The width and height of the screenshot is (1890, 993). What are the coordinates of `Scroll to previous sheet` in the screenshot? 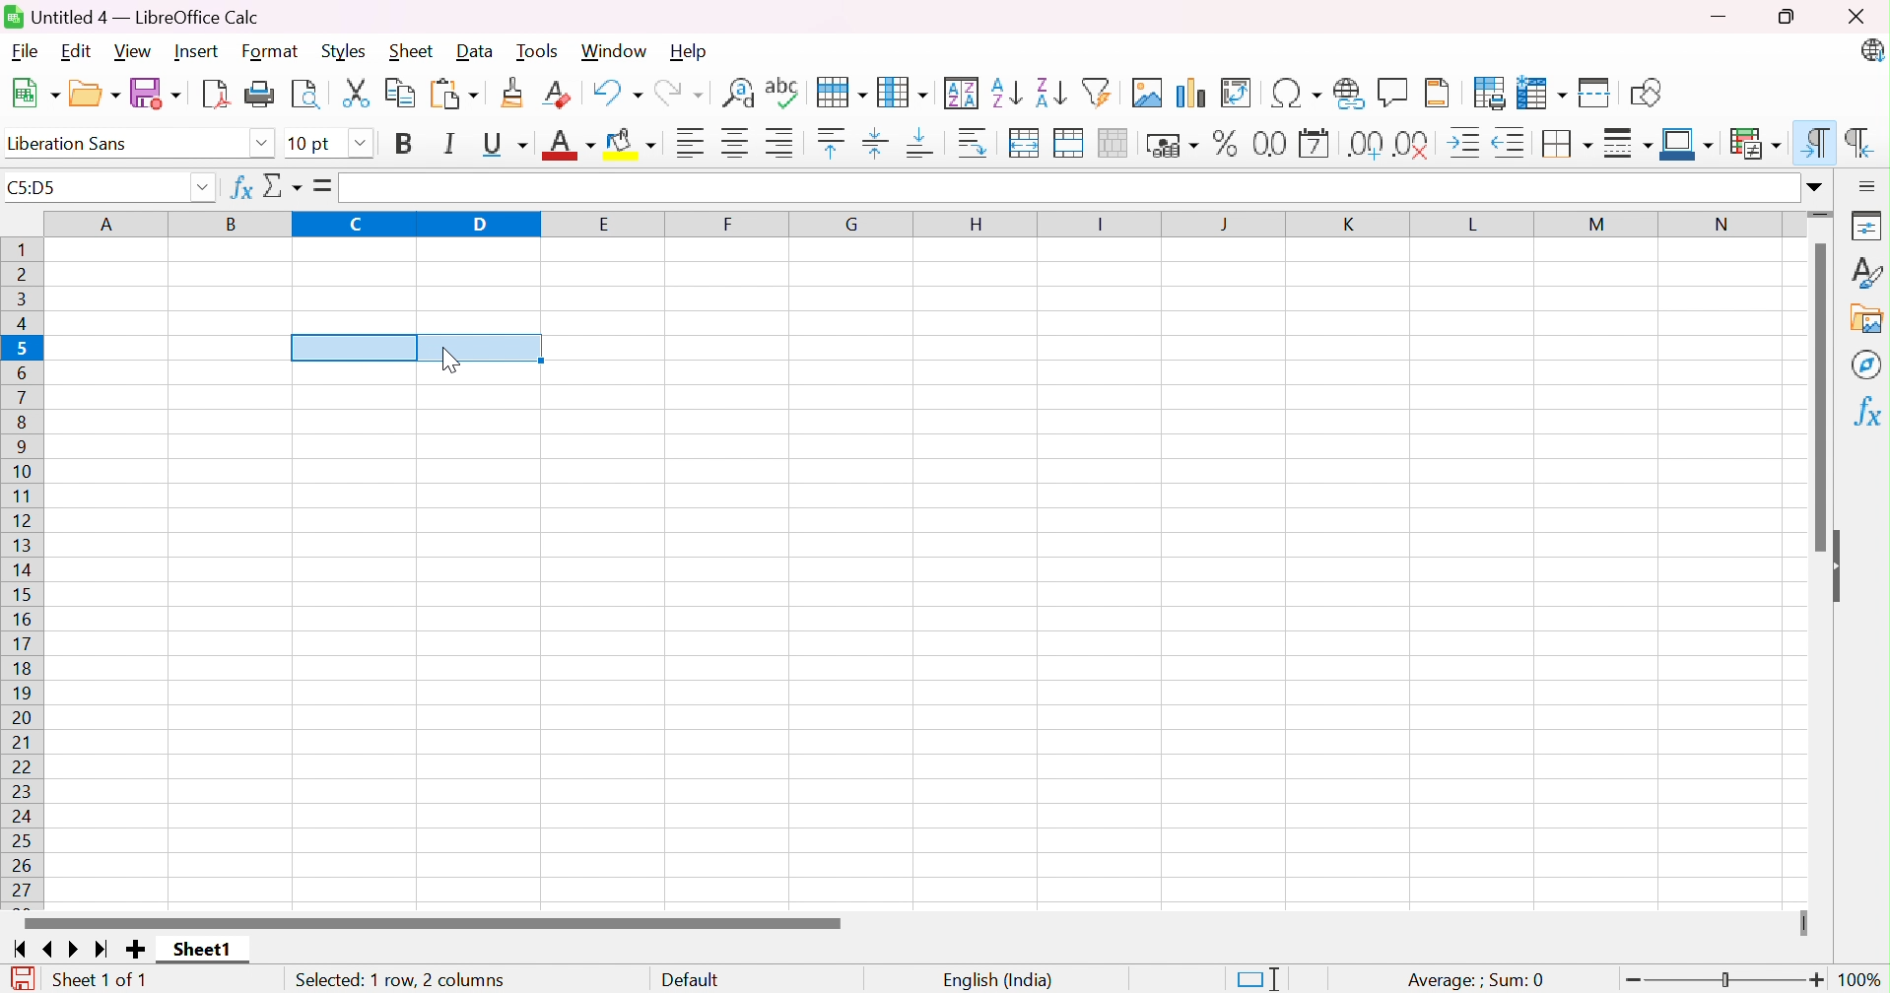 It's located at (50, 952).